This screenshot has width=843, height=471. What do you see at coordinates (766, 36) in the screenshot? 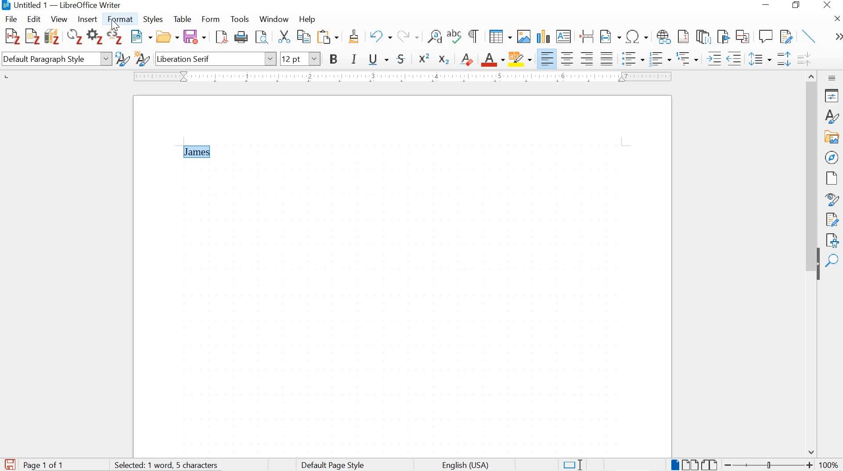
I see `insert comment` at bounding box center [766, 36].